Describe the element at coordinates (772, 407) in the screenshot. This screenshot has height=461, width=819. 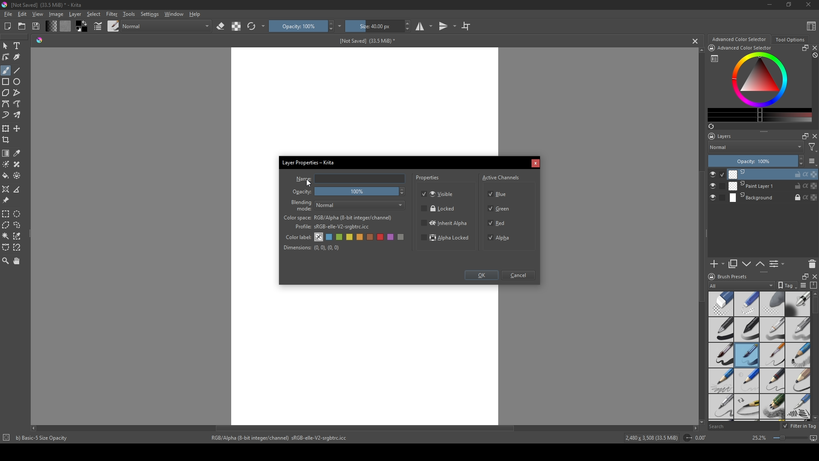
I see `pencils` at that location.